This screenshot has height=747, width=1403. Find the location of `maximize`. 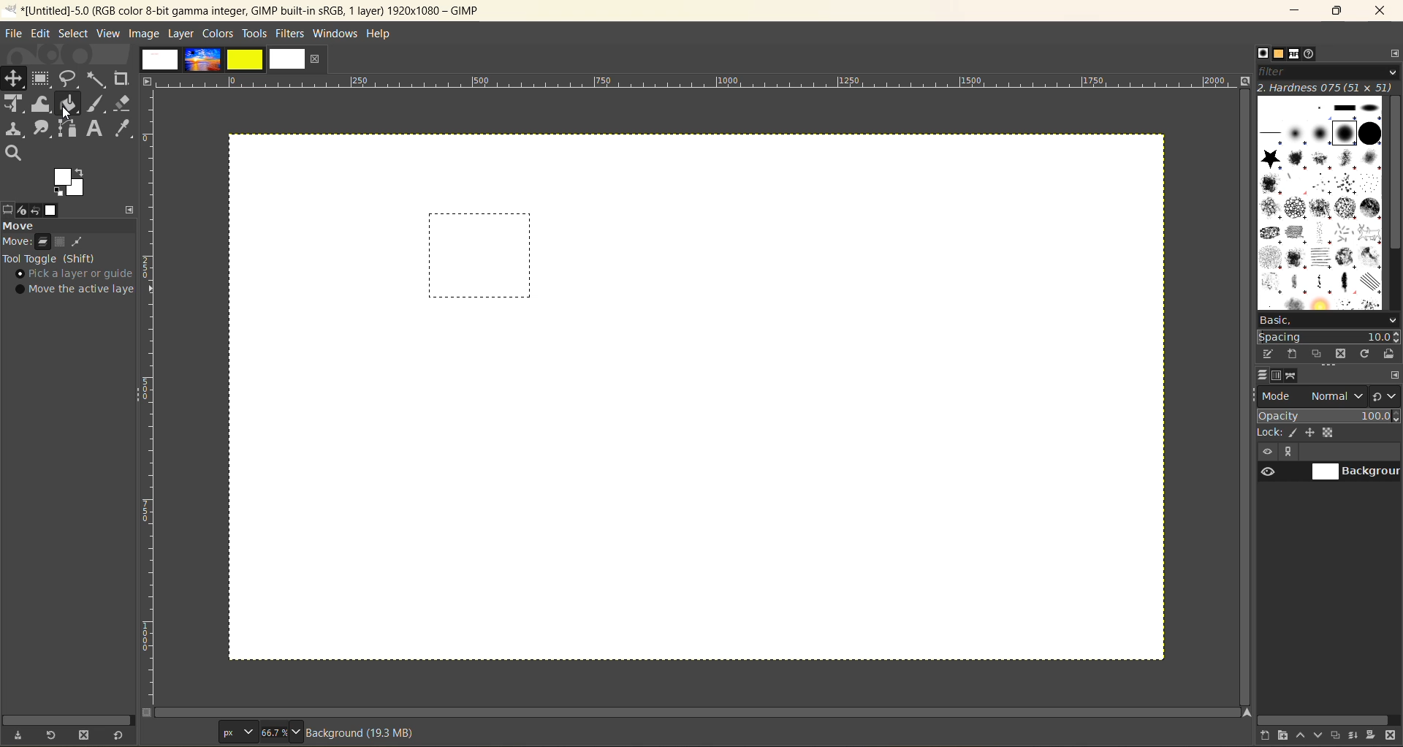

maximize is located at coordinates (1337, 13).